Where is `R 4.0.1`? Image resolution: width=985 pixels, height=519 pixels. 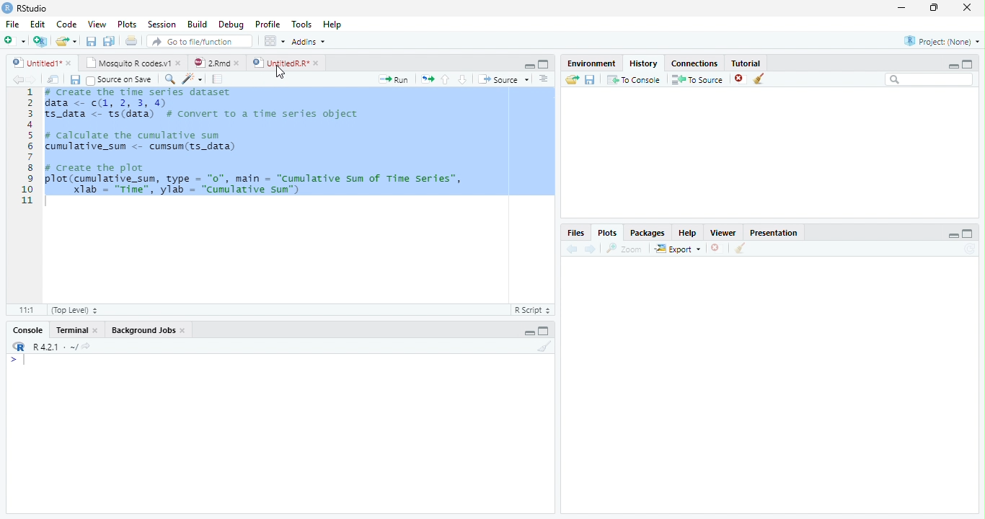
R 4.0.1 is located at coordinates (56, 345).